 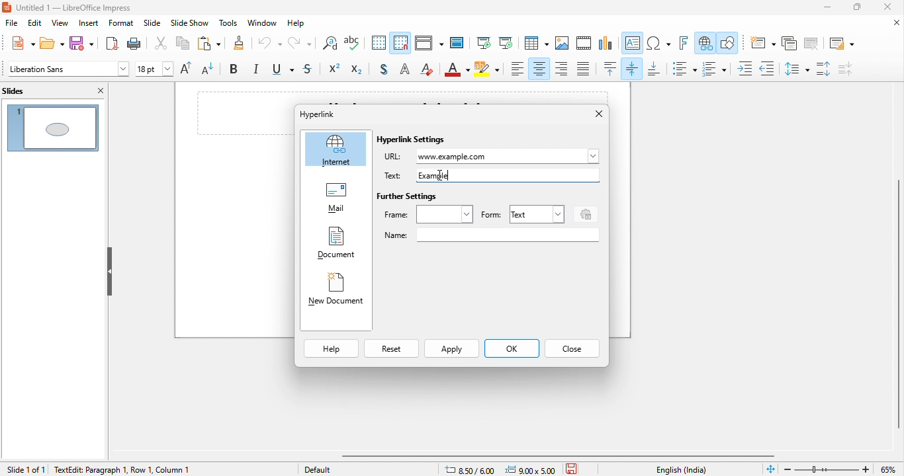 I want to click on help, so click(x=332, y=349).